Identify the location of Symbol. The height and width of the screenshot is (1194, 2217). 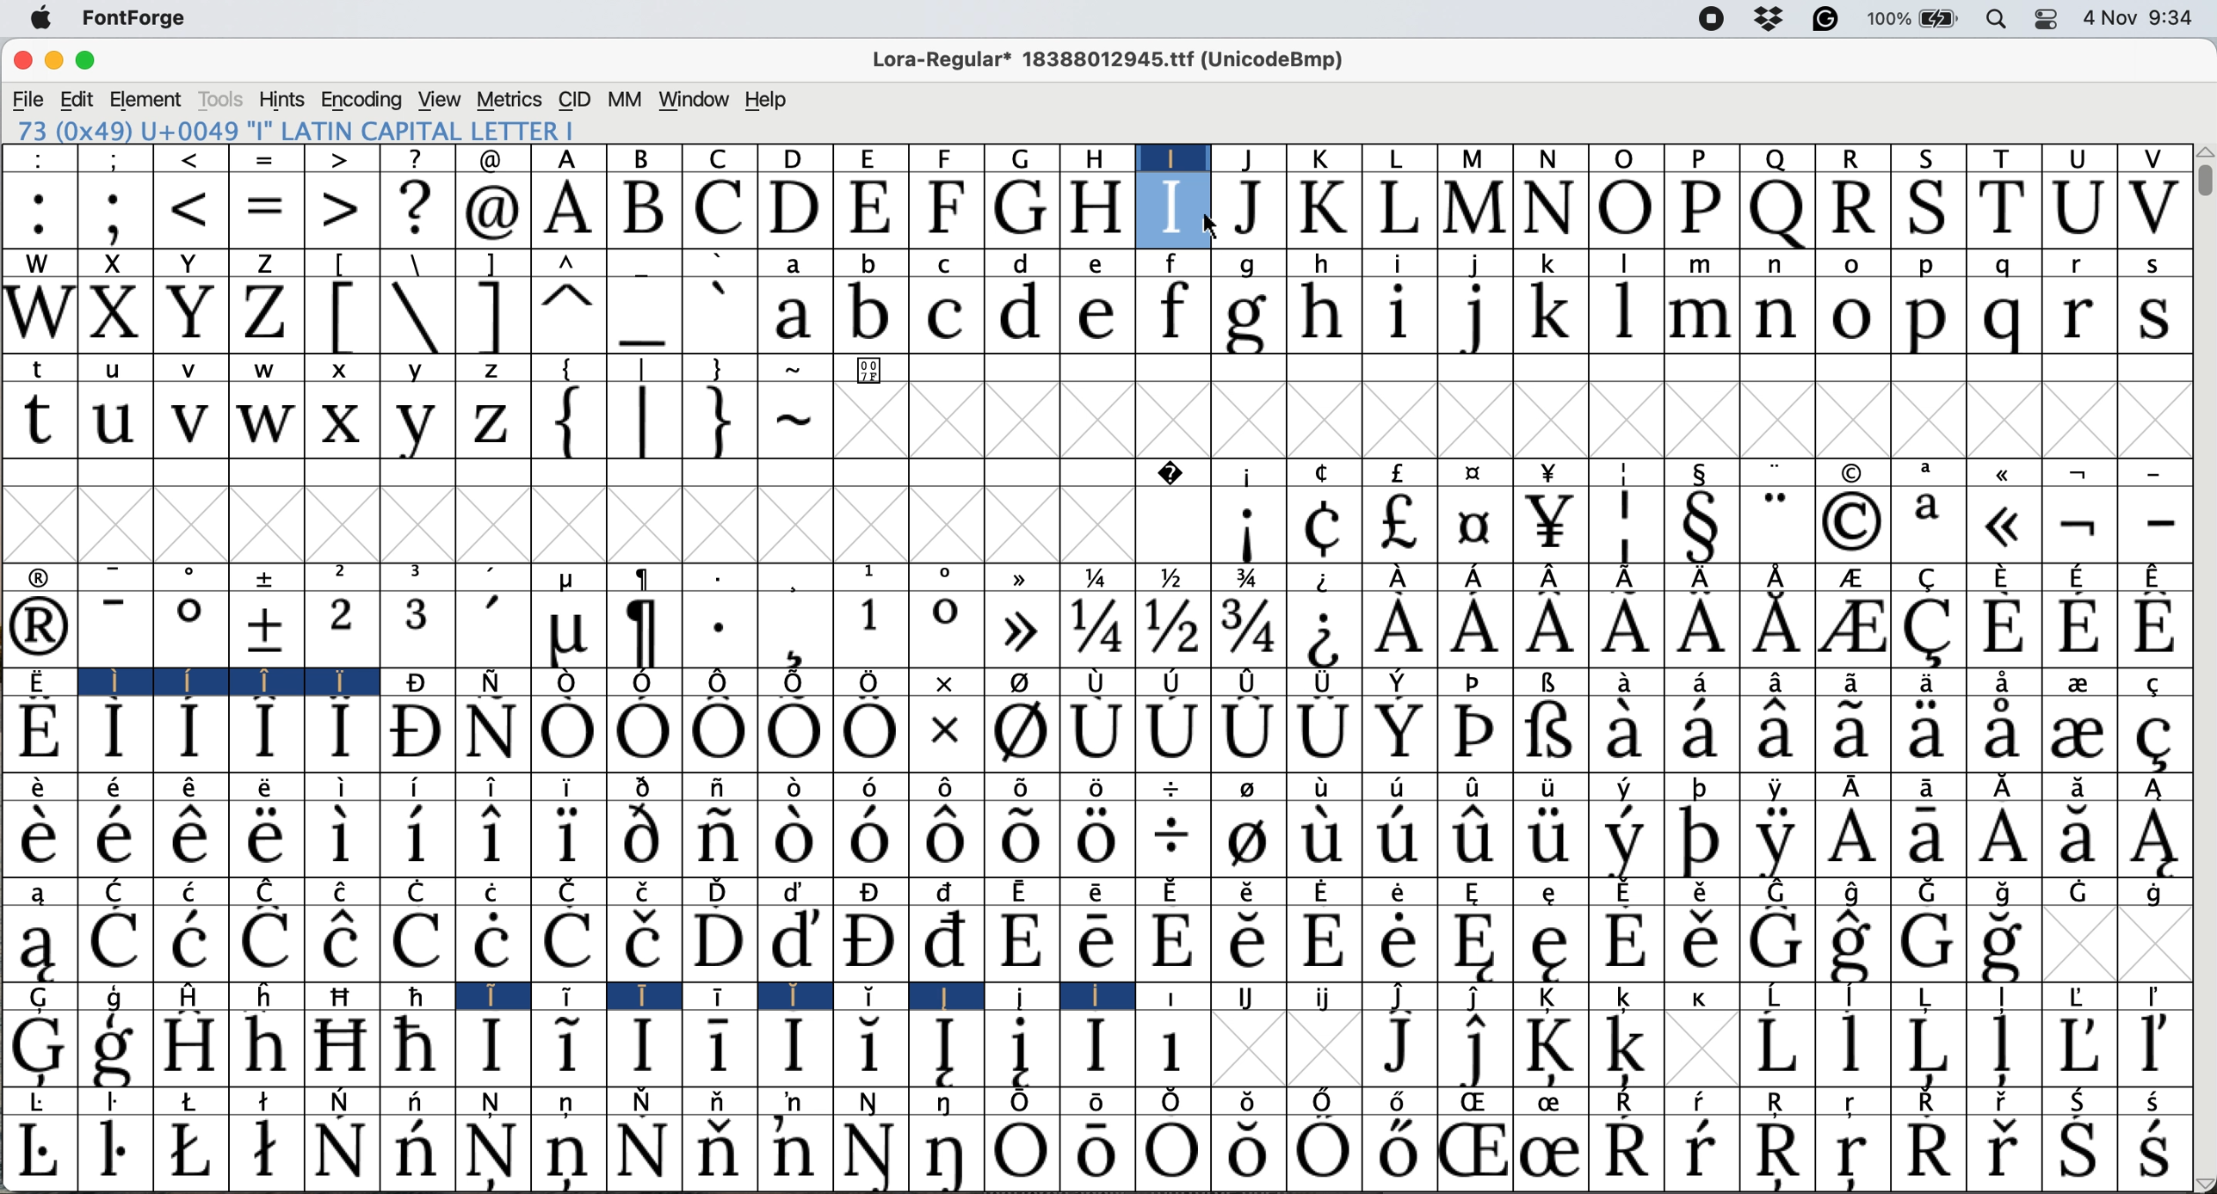
(1246, 735).